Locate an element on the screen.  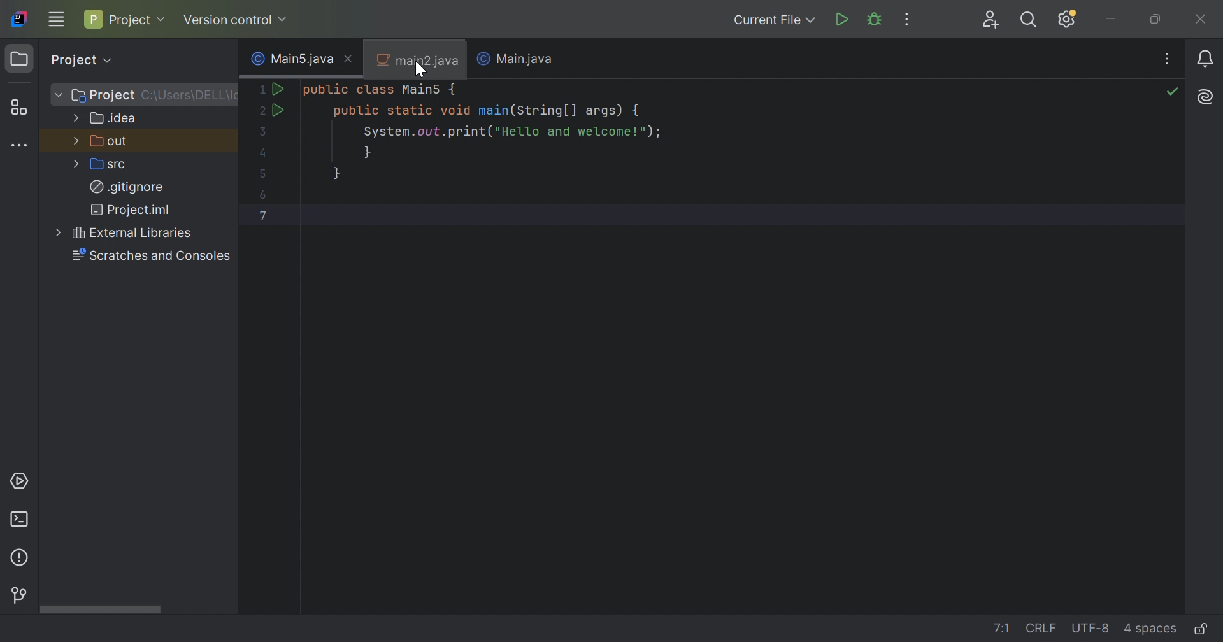
.gitignore is located at coordinates (126, 187).